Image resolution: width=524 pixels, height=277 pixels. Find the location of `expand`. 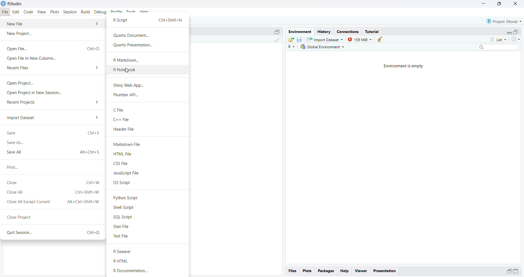

expand is located at coordinates (509, 33).